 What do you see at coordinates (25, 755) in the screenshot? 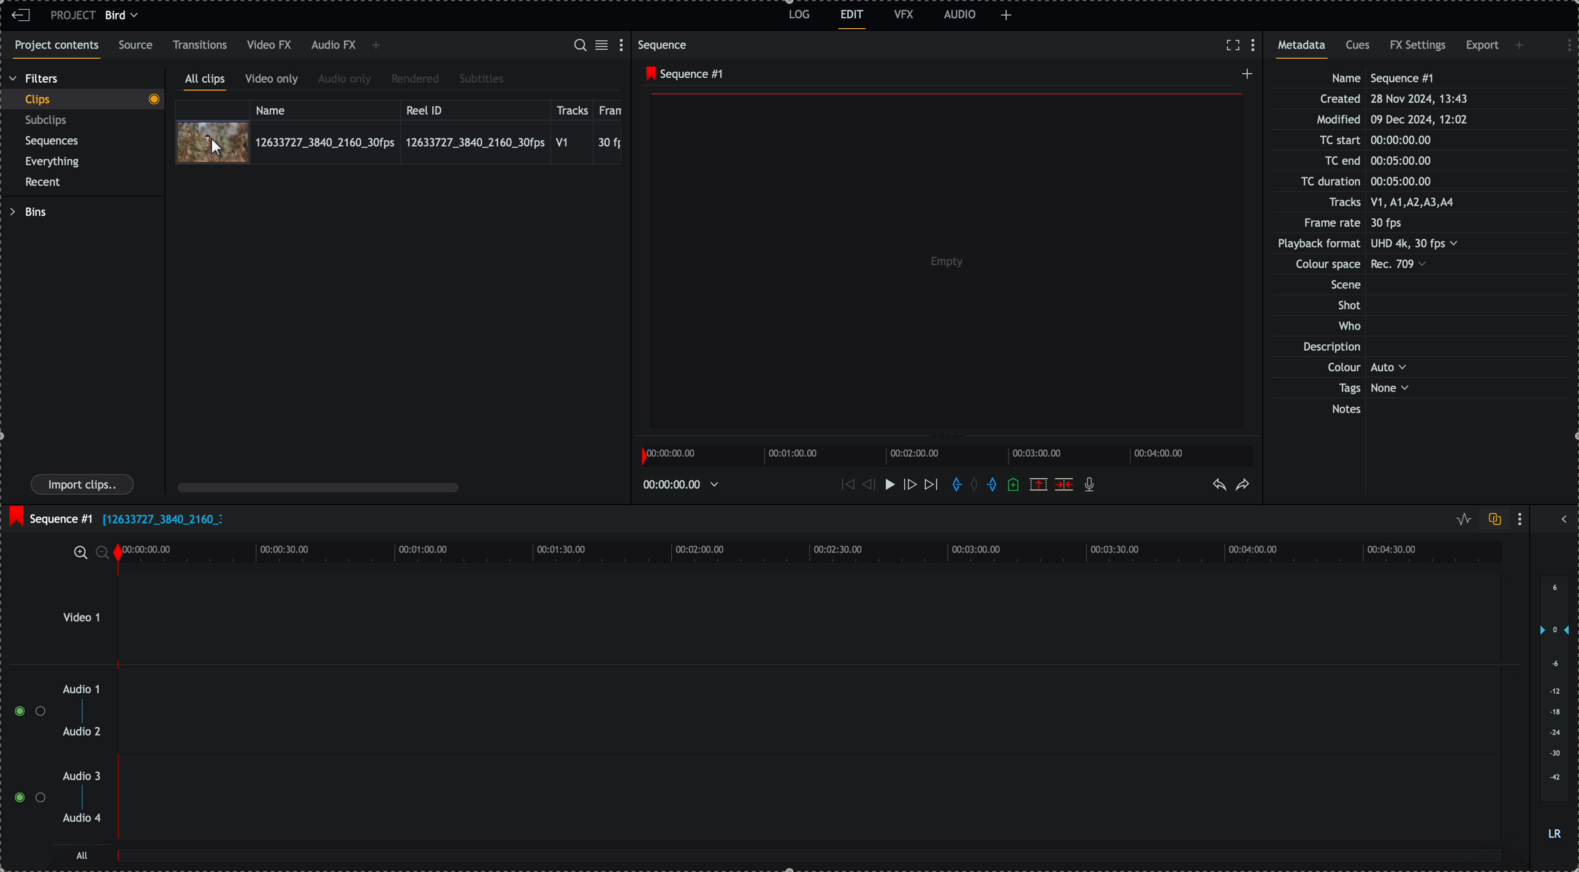
I see `enable tracks` at bounding box center [25, 755].